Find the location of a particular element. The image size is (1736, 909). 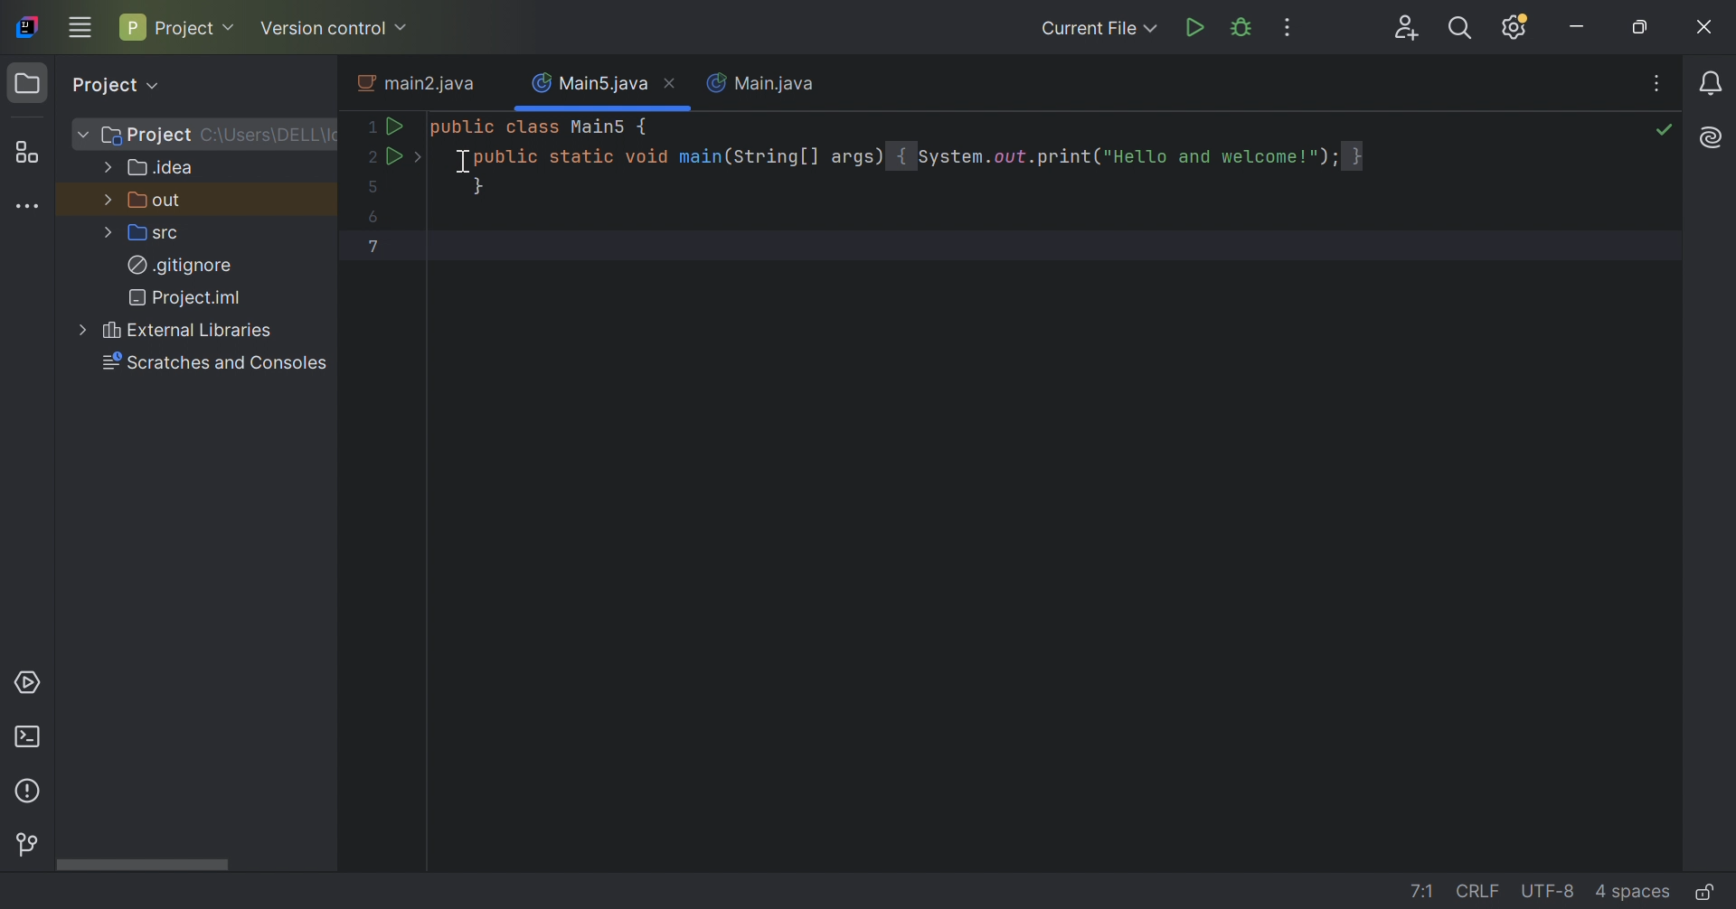

More is located at coordinates (104, 199).